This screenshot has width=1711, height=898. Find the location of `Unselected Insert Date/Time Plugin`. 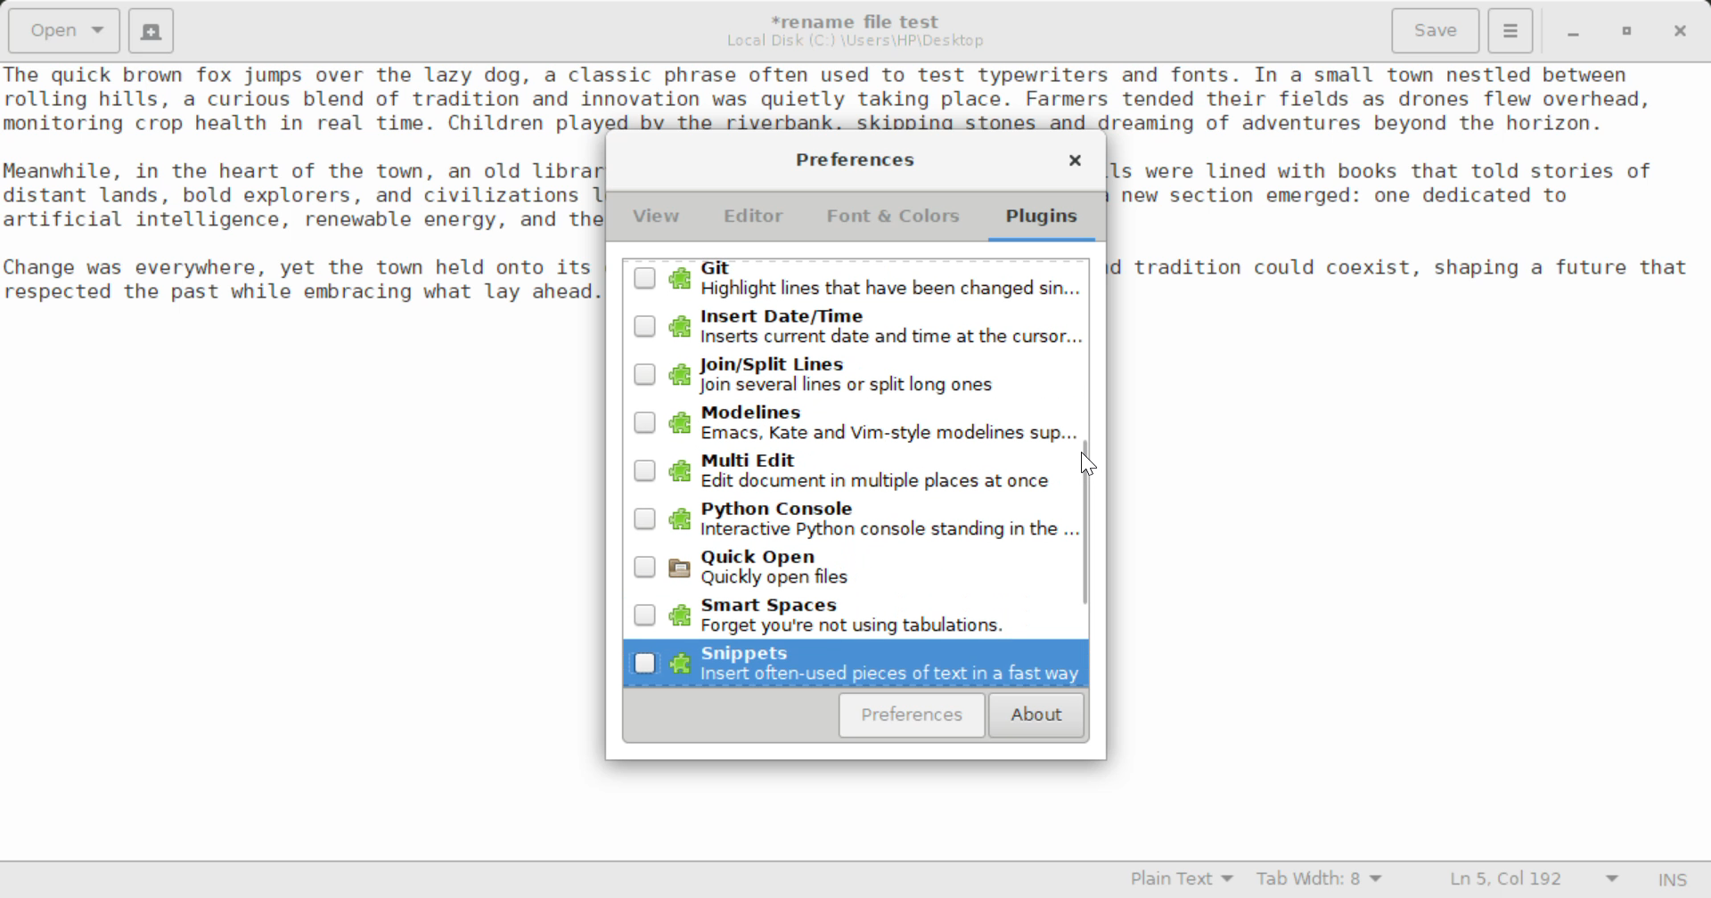

Unselected Insert Date/Time Plugin is located at coordinates (857, 329).